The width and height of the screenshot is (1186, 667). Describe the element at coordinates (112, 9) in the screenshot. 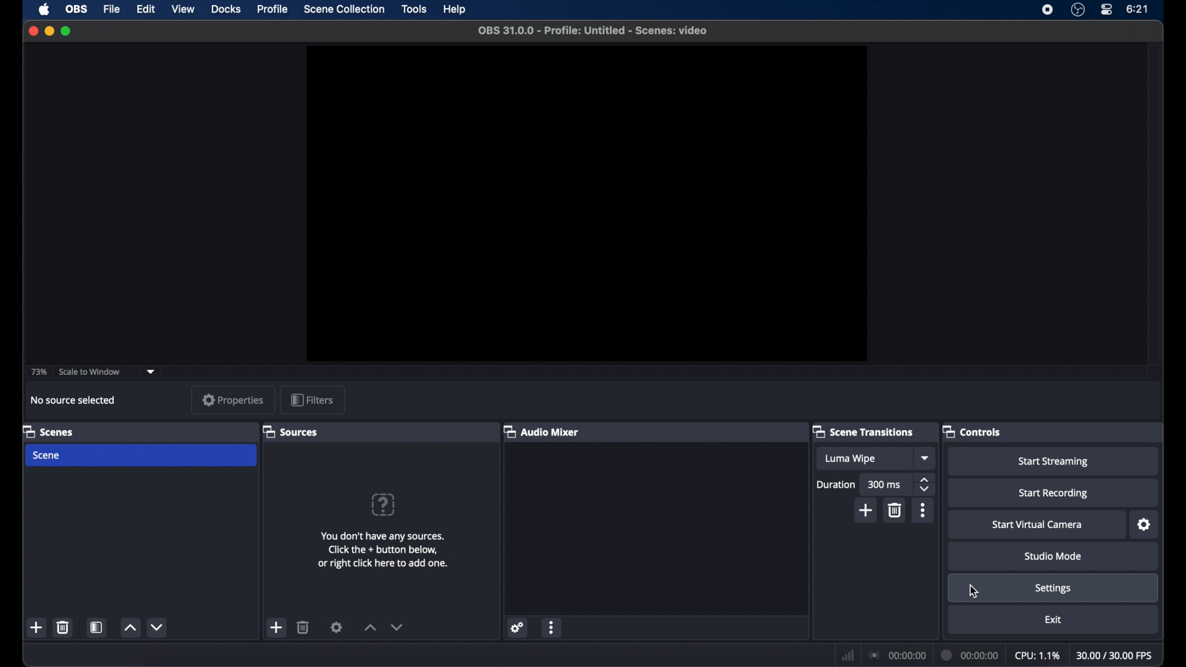

I see `file` at that location.